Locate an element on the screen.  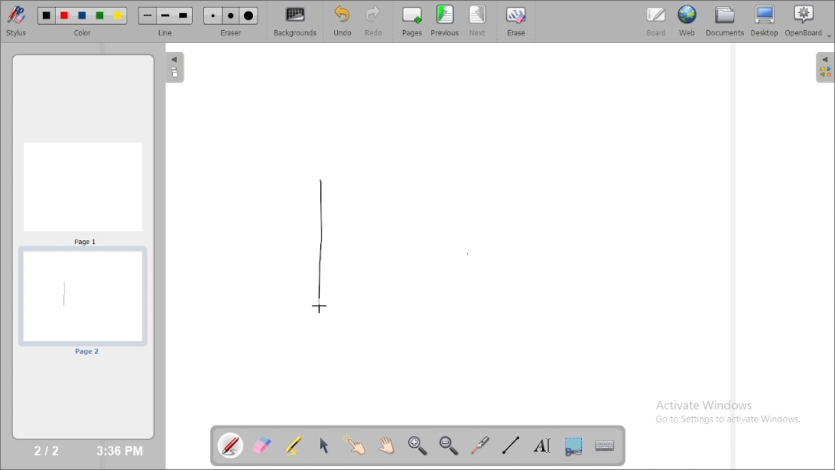
backgrounds is located at coordinates (296, 22).